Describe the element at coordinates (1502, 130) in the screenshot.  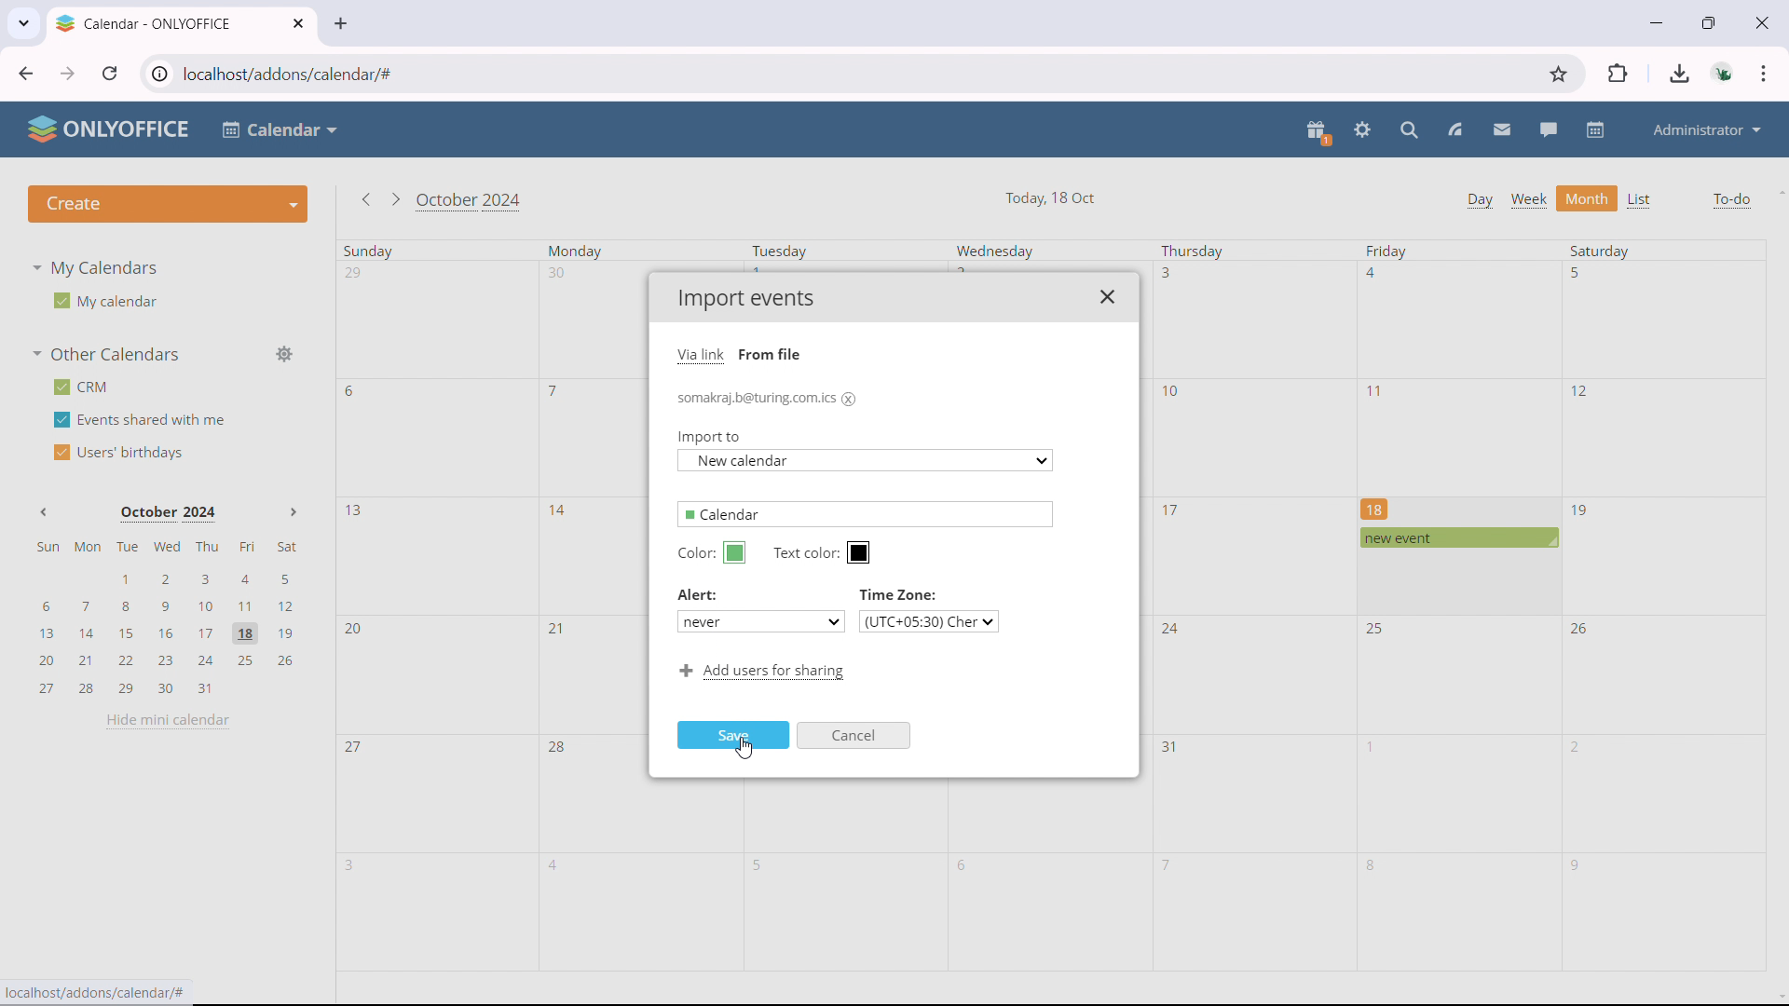
I see `mail` at that location.